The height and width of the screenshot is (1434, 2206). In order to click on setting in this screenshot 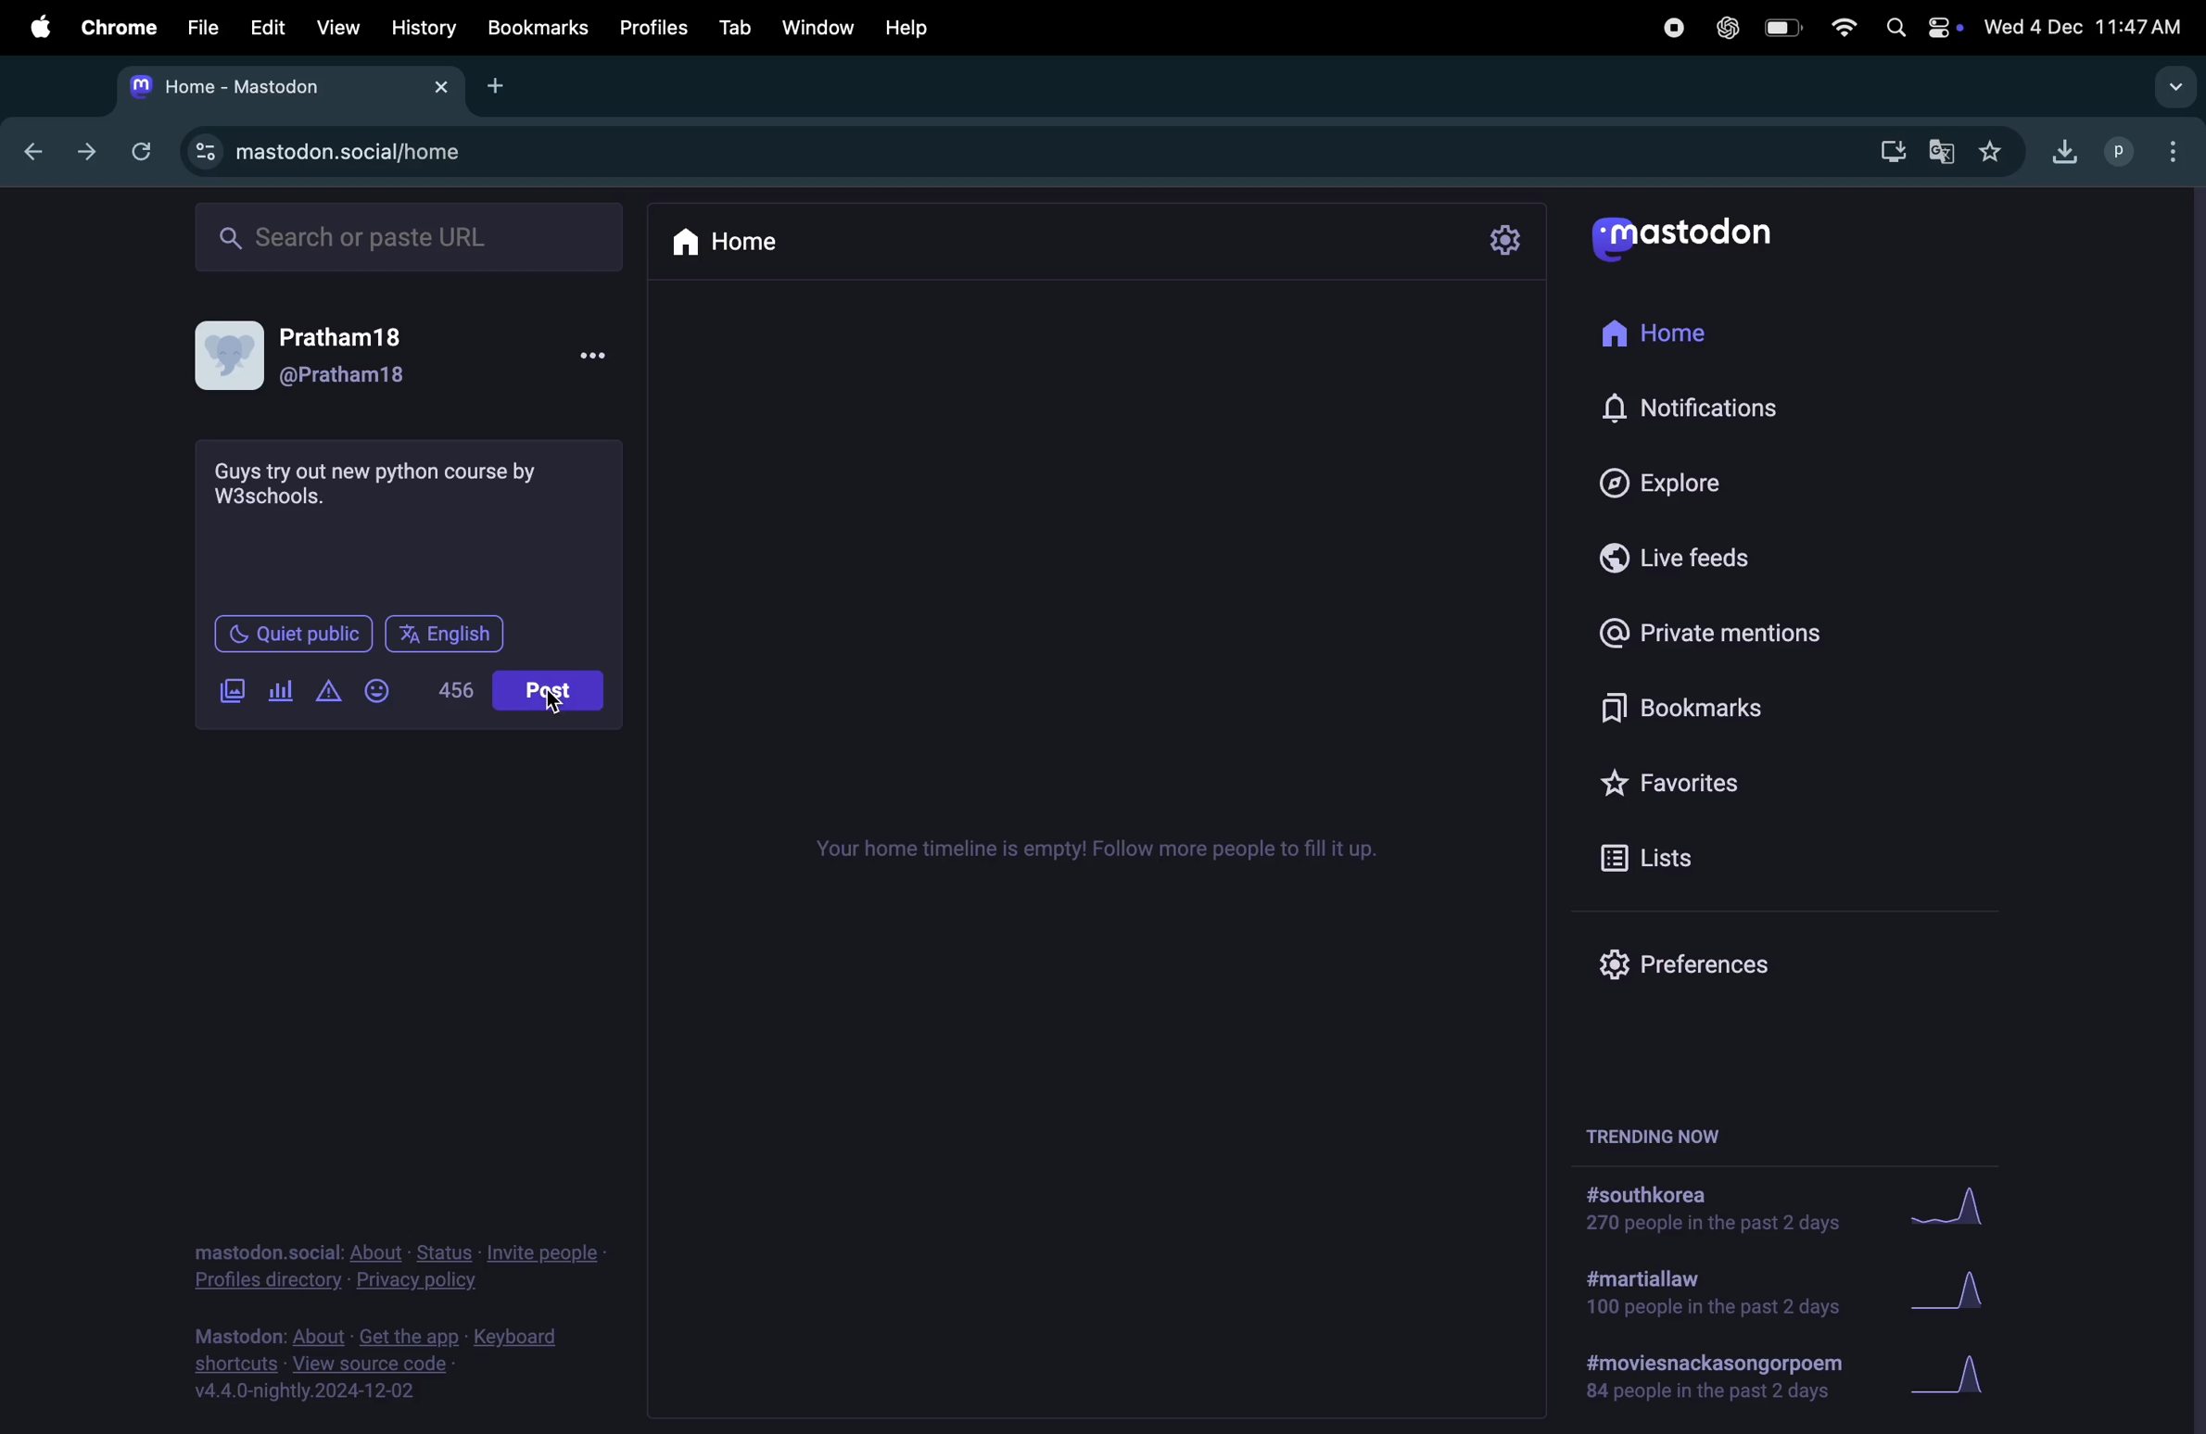, I will do `click(1507, 244)`.